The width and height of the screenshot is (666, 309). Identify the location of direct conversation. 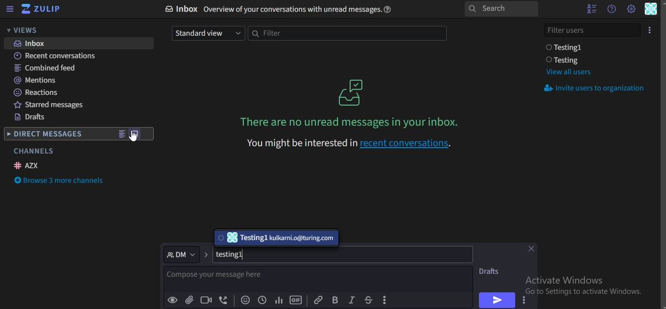
(136, 134).